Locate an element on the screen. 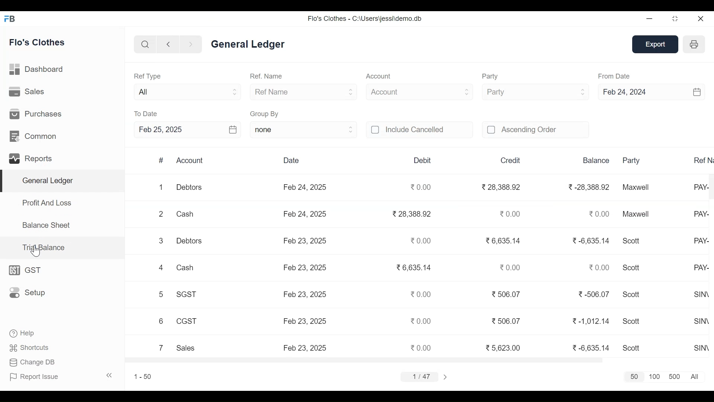 The image size is (714, 402). Scott is located at coordinates (631, 348).